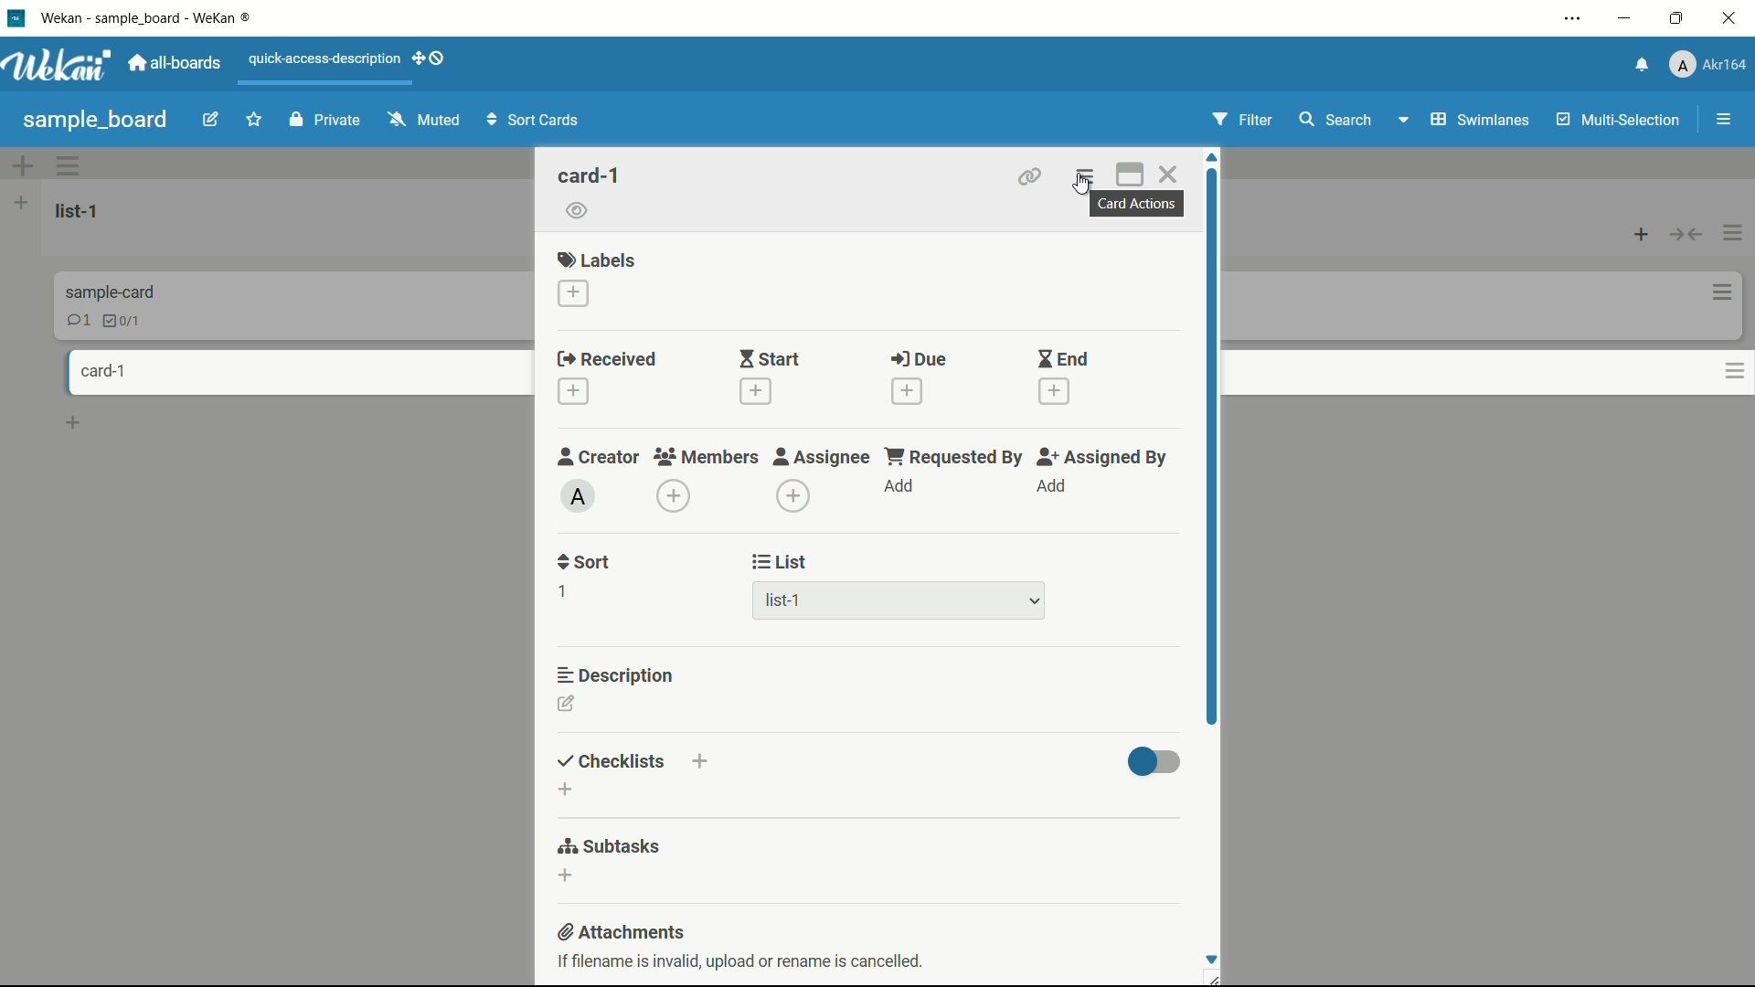  I want to click on swimlanes, so click(1462, 120).